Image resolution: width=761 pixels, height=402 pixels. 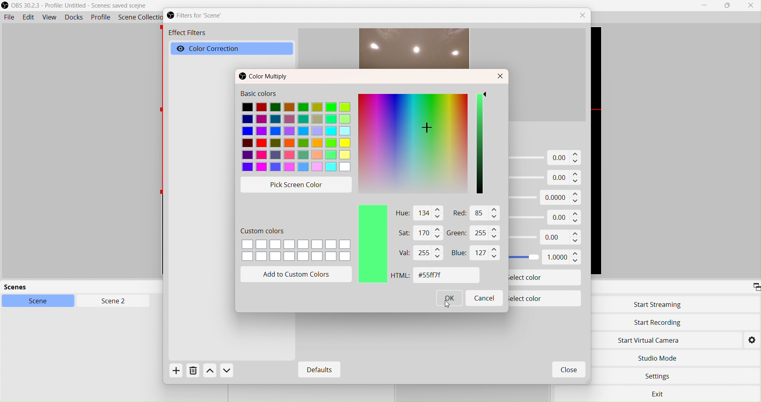 What do you see at coordinates (76, 18) in the screenshot?
I see `Docks` at bounding box center [76, 18].